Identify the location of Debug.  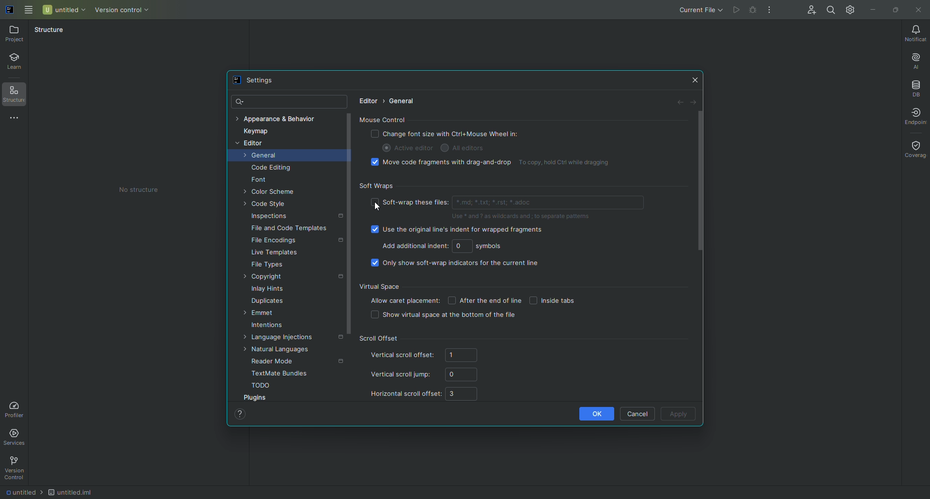
(752, 10).